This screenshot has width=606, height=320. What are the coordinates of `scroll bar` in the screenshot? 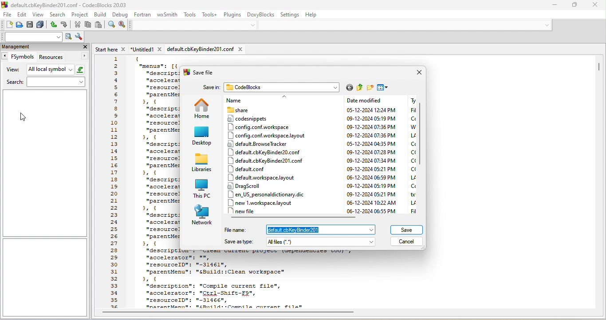 It's located at (599, 68).